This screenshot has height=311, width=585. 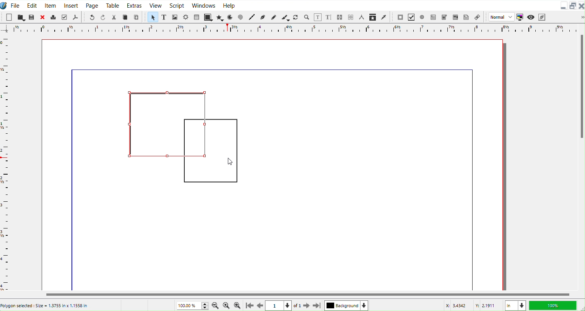 I want to click on Line, so click(x=253, y=18).